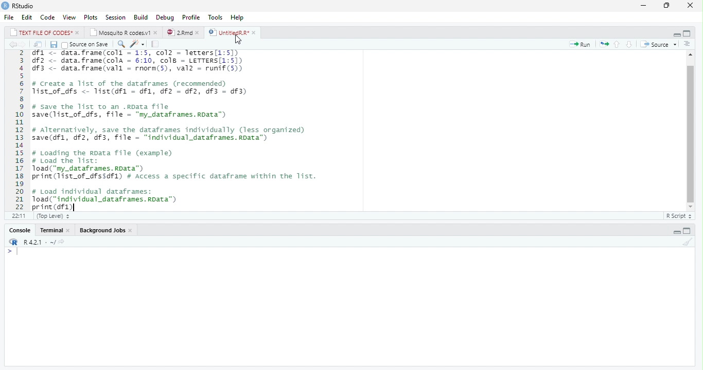 This screenshot has height=370, width=703. What do you see at coordinates (11, 44) in the screenshot?
I see `Go to previous location` at bounding box center [11, 44].